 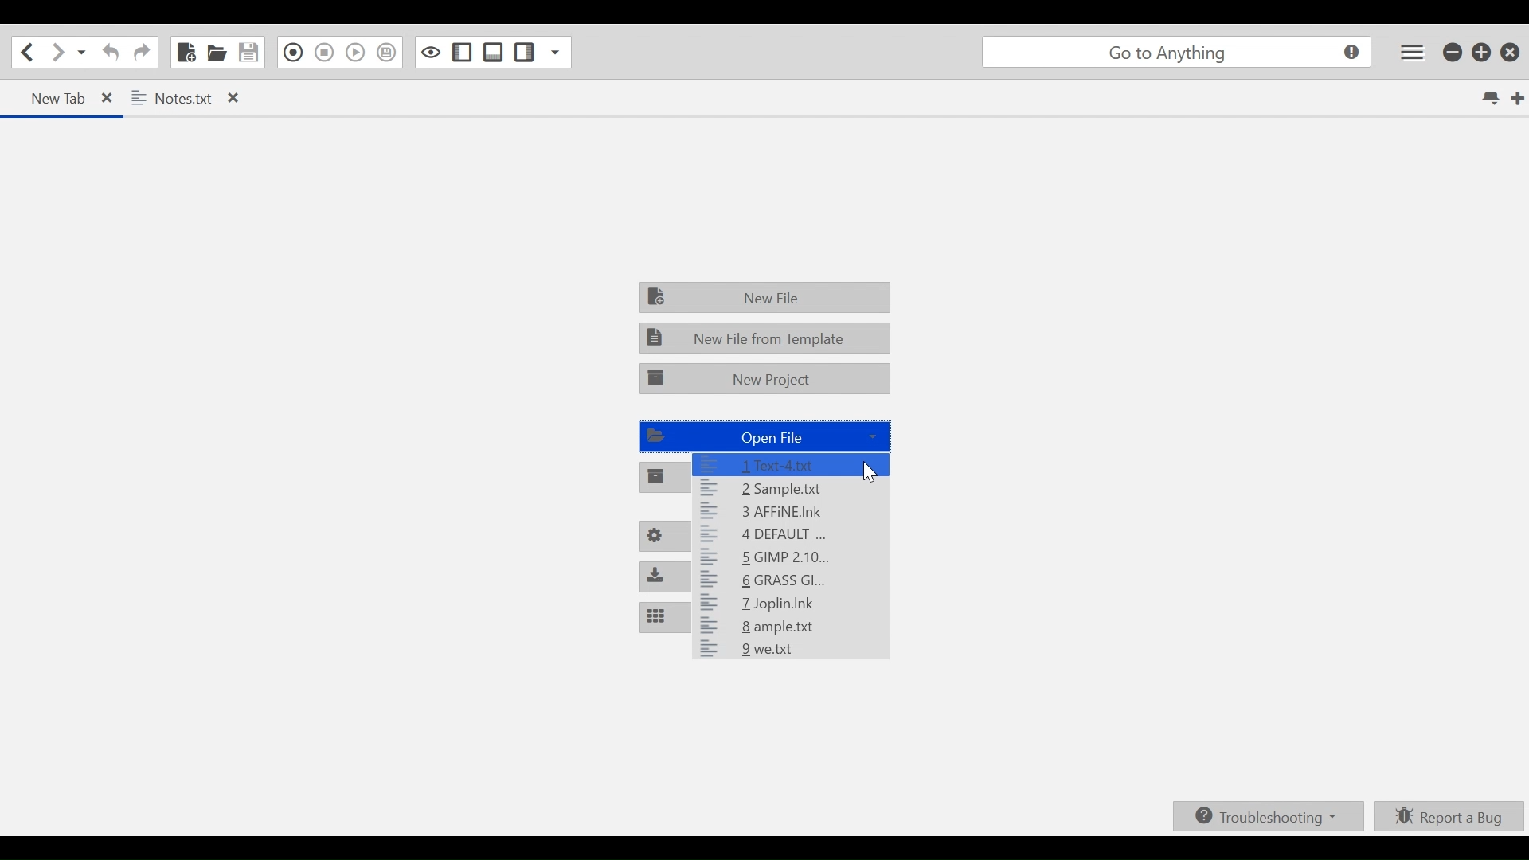 I want to click on Recording in Macro, so click(x=290, y=53).